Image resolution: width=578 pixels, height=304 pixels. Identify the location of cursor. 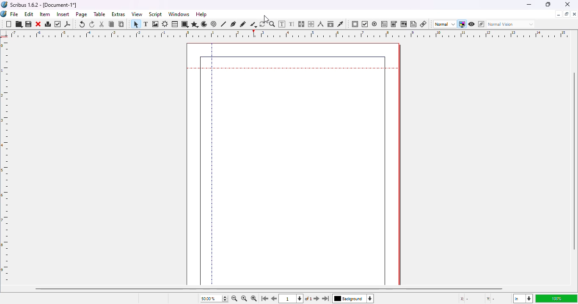
(267, 18).